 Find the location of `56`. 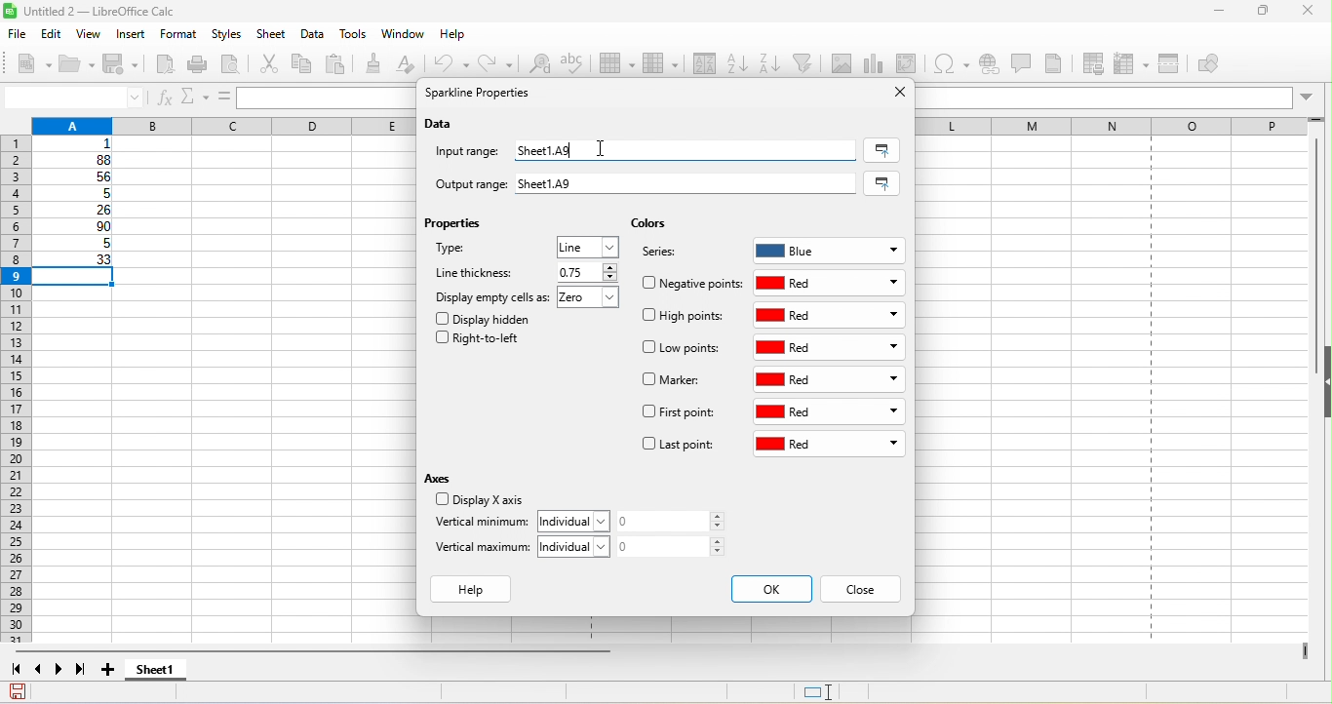

56 is located at coordinates (80, 177).